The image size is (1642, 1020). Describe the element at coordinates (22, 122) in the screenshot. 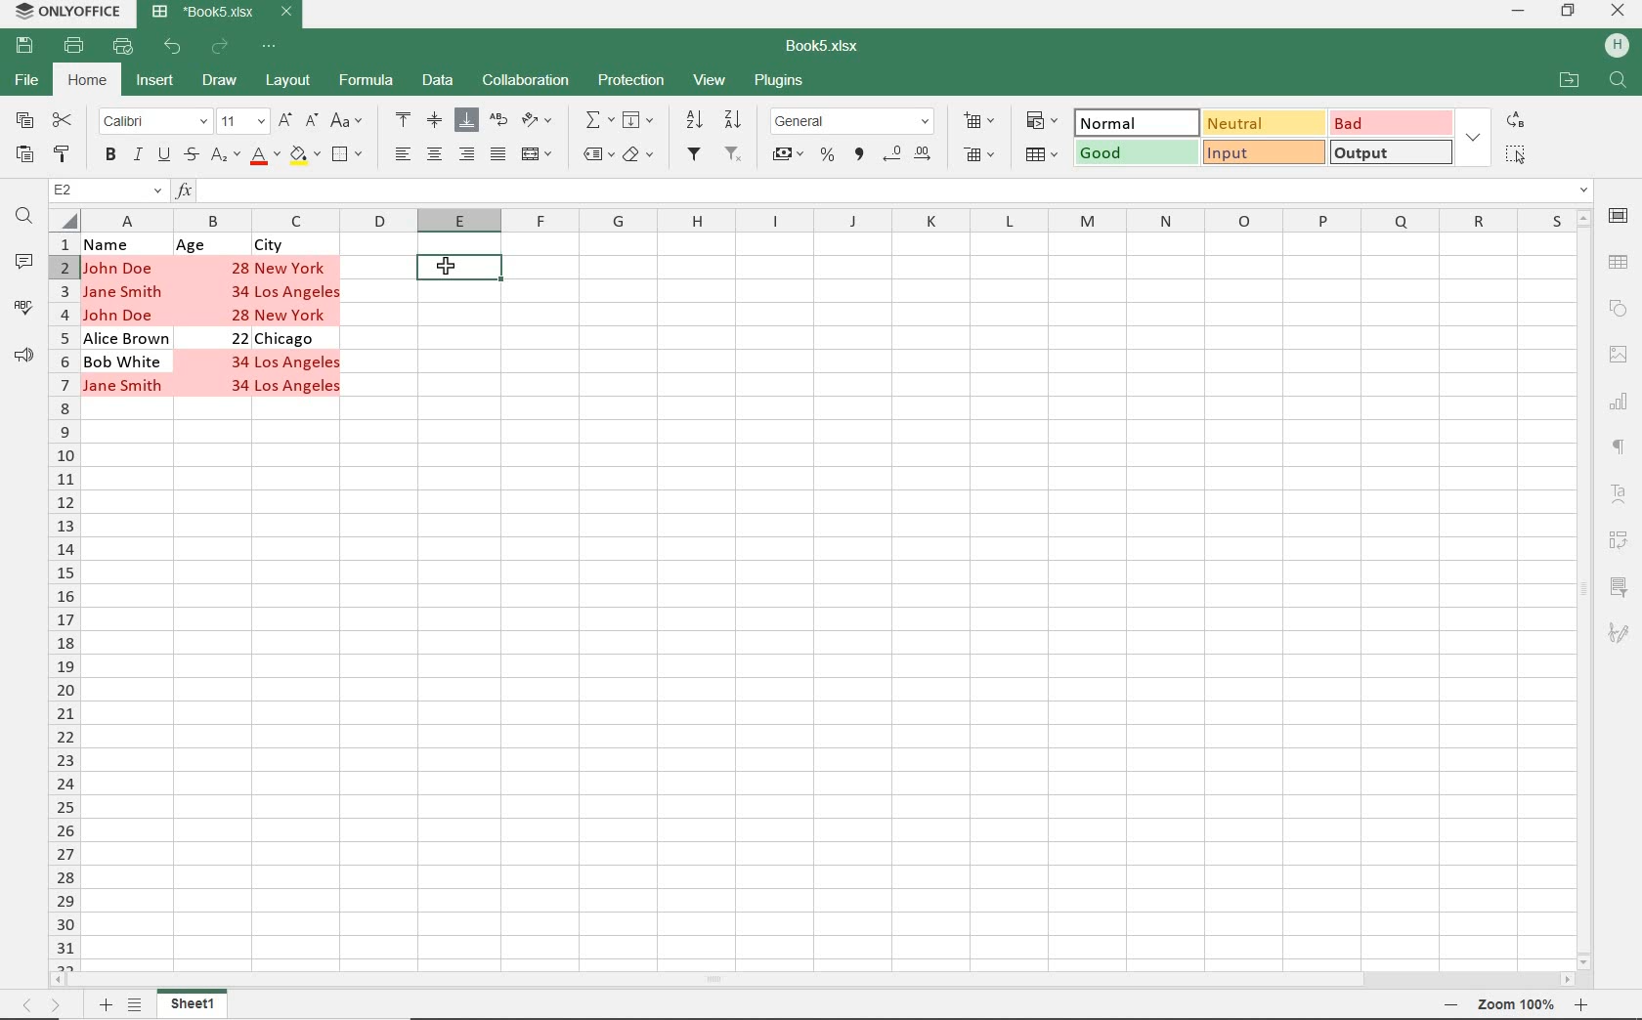

I see `COPY` at that location.